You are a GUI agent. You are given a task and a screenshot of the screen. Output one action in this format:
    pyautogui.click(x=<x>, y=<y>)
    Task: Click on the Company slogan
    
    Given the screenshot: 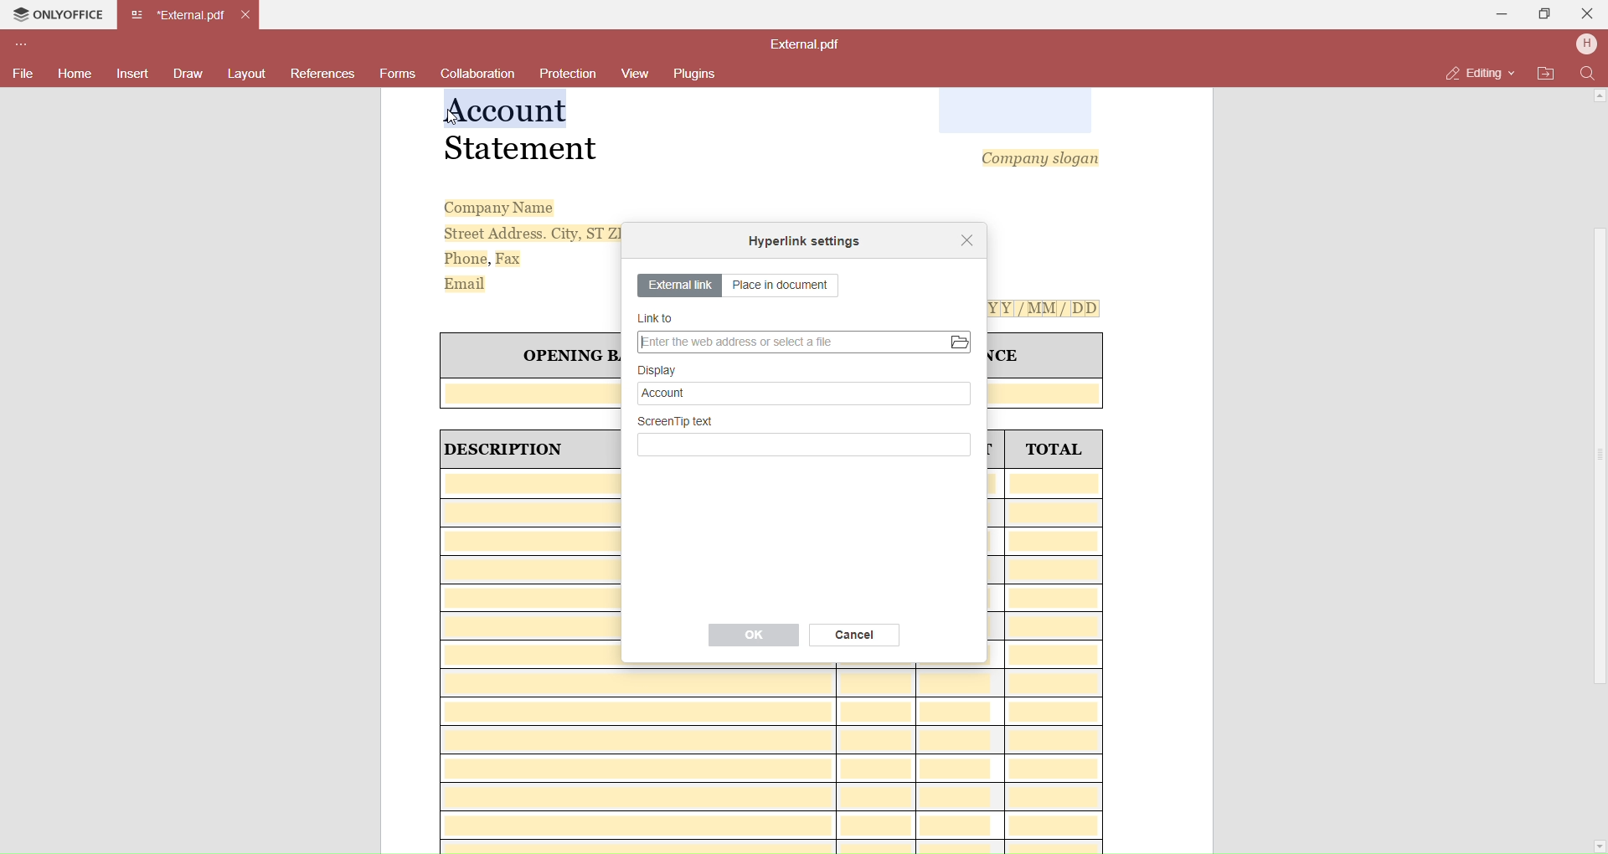 What is the action you would take?
    pyautogui.click(x=1042, y=157)
    